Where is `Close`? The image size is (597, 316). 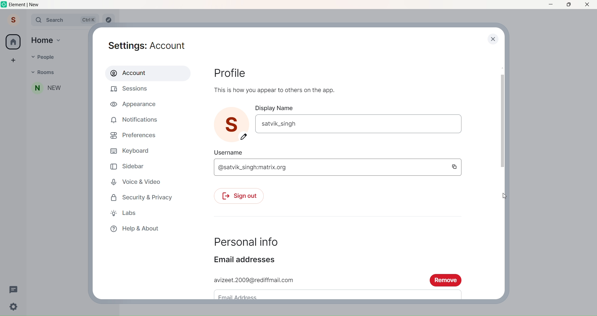 Close is located at coordinates (588, 5).